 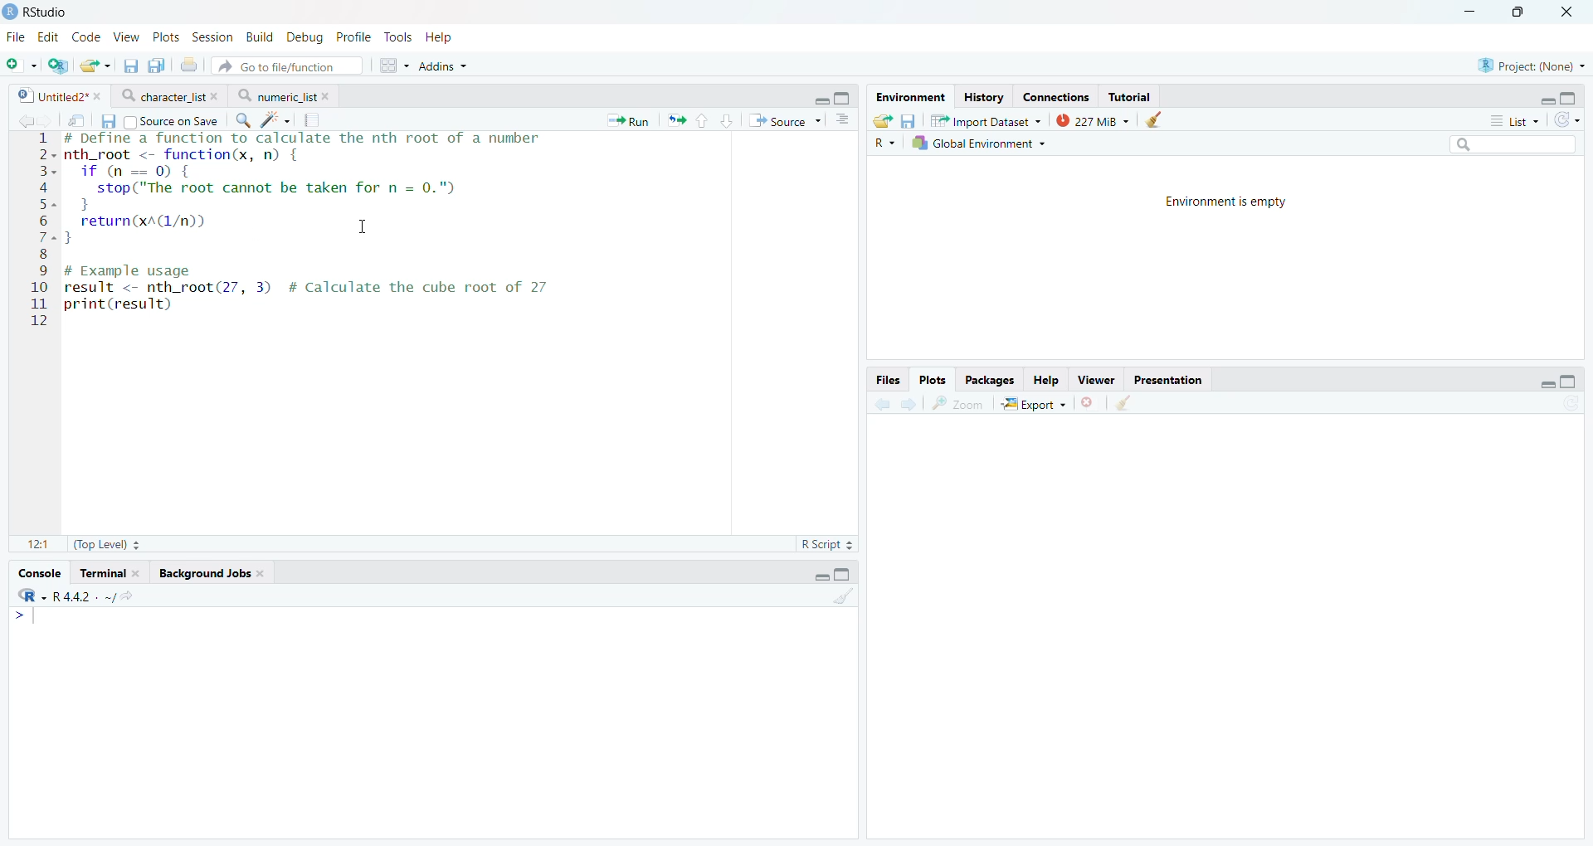 What do you see at coordinates (1092, 402) in the screenshot?
I see `Remove Selected` at bounding box center [1092, 402].